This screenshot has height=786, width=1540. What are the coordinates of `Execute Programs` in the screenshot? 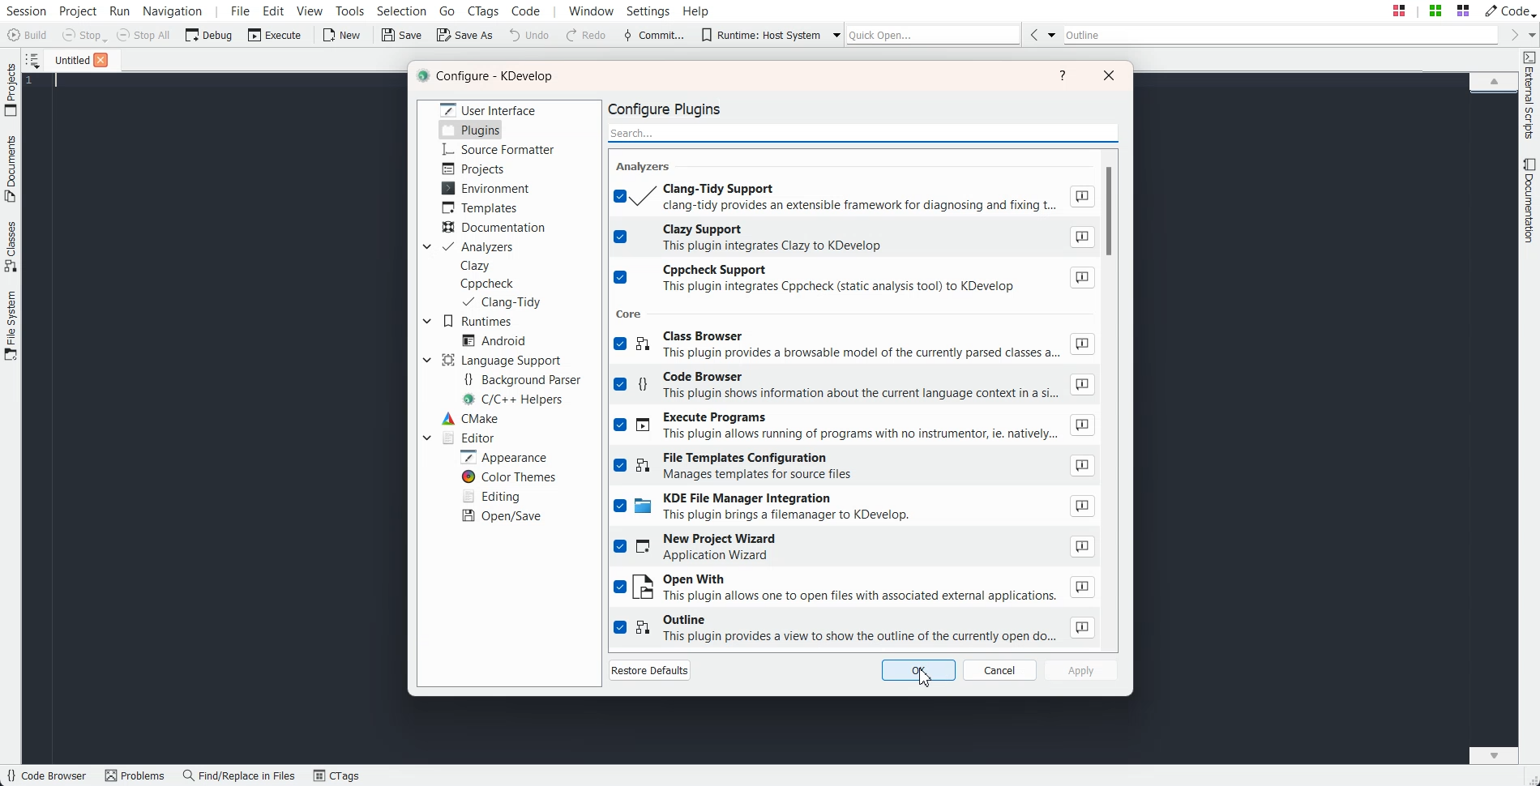 It's located at (855, 427).